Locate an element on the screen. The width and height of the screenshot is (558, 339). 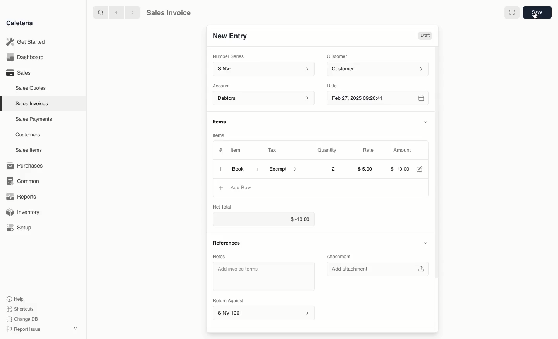
Rate is located at coordinates (371, 150).